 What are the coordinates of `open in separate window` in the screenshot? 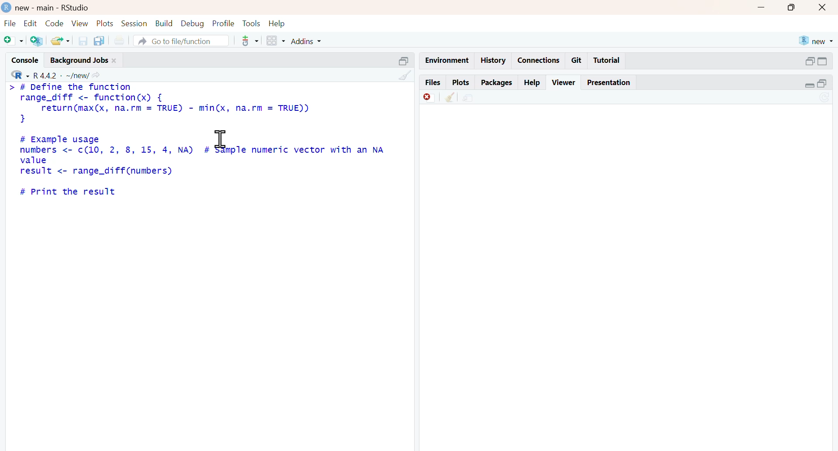 It's located at (810, 61).